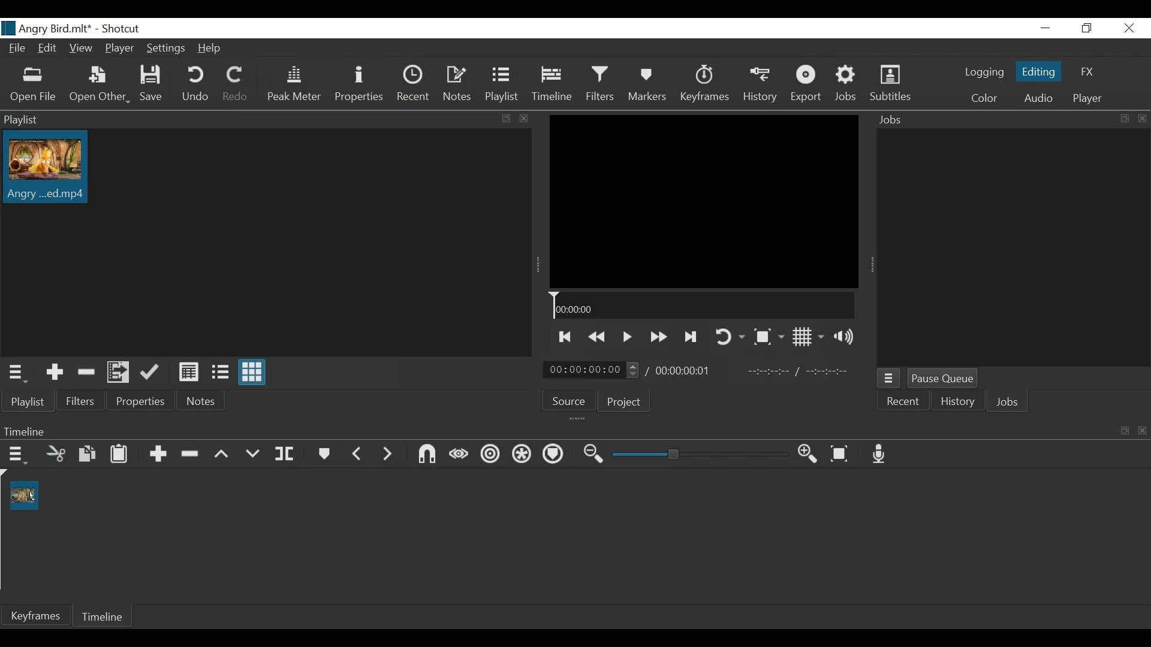 The width and height of the screenshot is (1151, 647). I want to click on Toggle display grid on the player, so click(808, 337).